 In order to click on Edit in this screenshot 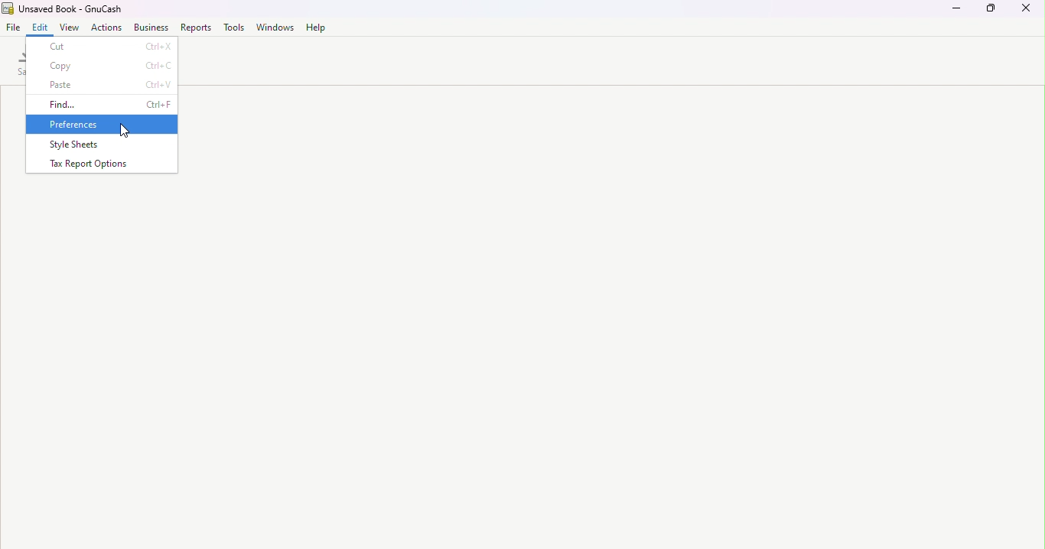, I will do `click(43, 29)`.